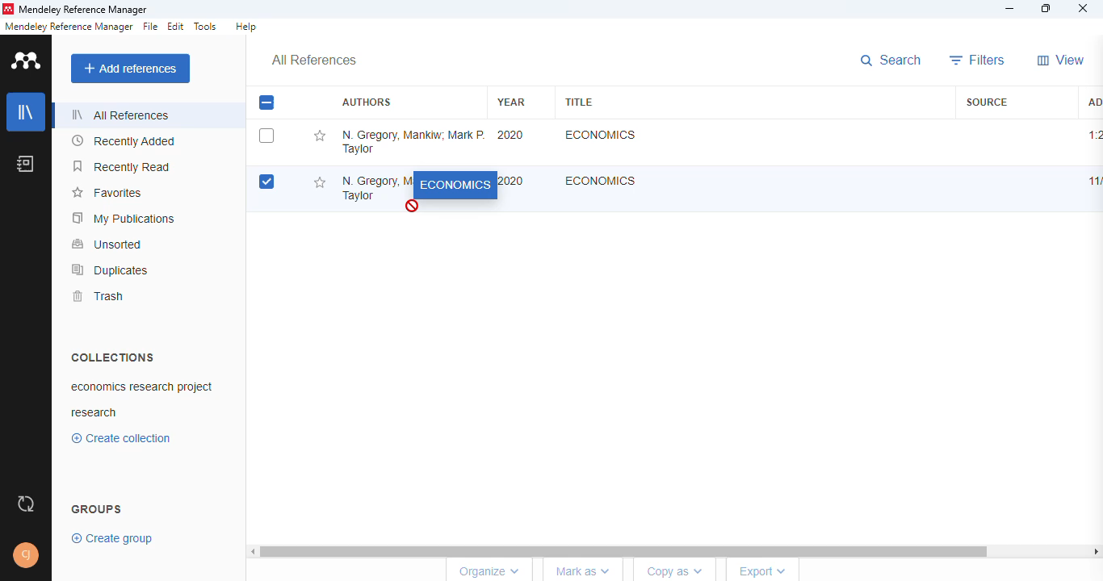 Image resolution: width=1103 pixels, height=581 pixels. I want to click on filters, so click(978, 60).